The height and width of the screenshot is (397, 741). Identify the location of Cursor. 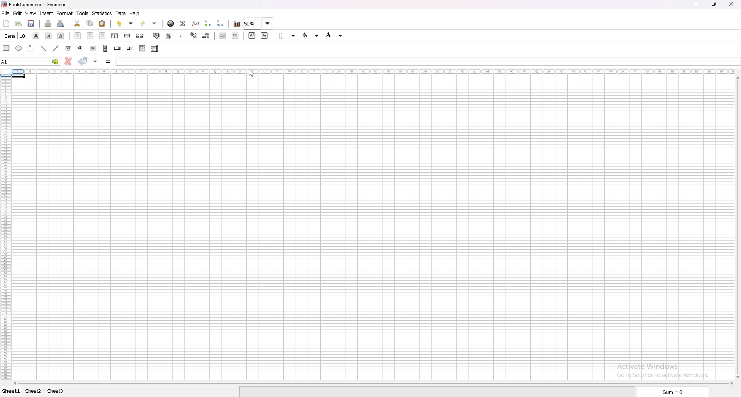
(251, 73).